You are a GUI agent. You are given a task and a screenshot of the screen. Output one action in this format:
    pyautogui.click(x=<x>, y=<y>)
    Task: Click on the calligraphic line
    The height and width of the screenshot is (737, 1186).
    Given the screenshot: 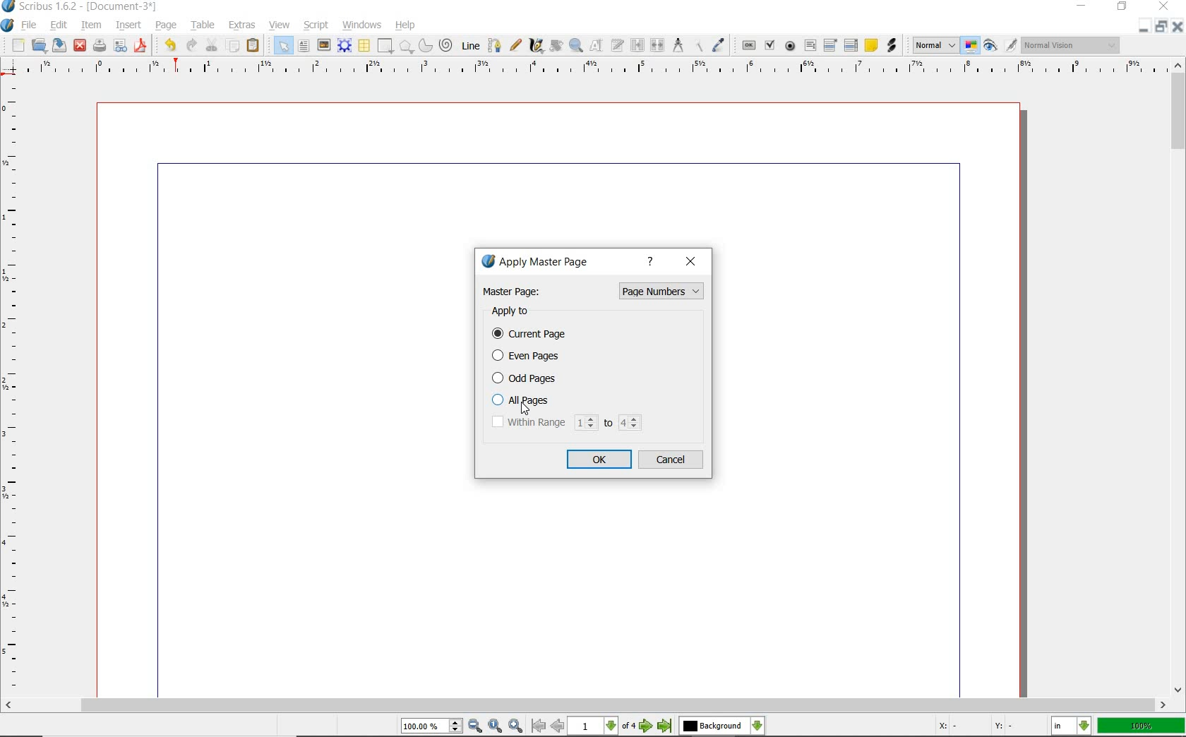 What is the action you would take?
    pyautogui.click(x=537, y=47)
    